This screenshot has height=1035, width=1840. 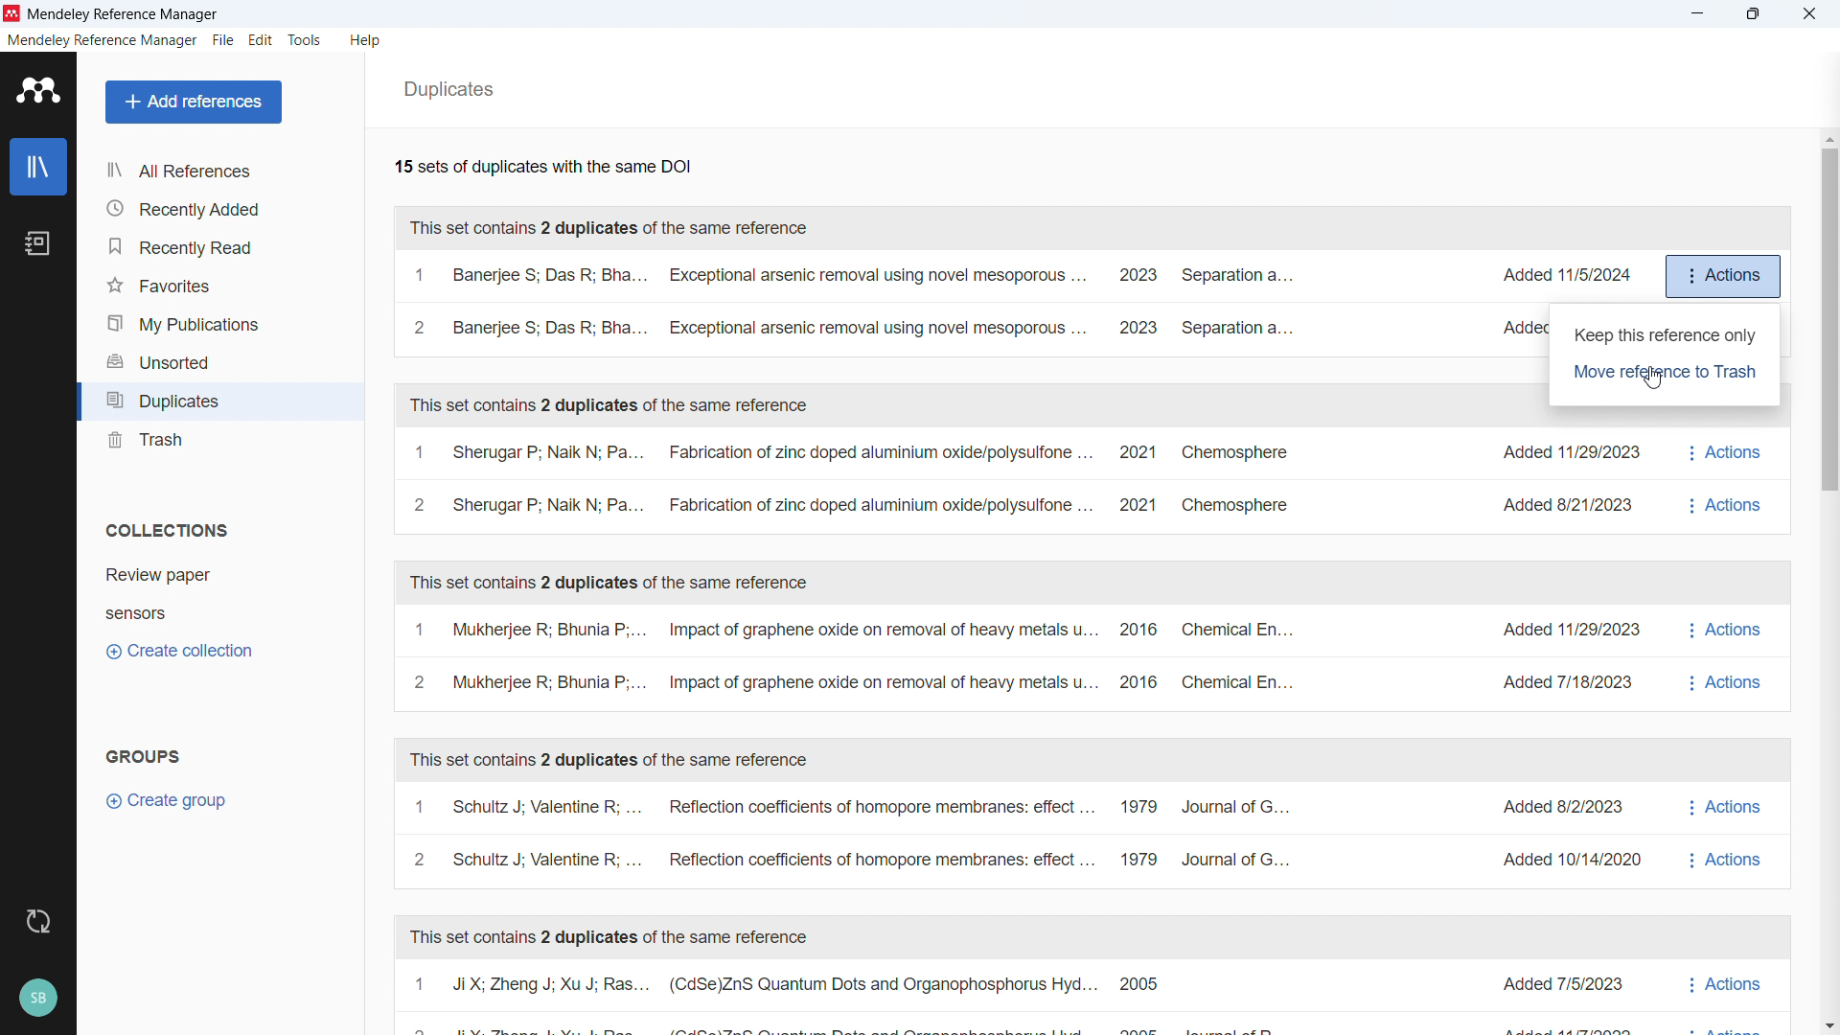 What do you see at coordinates (37, 90) in the screenshot?
I see `logo` at bounding box center [37, 90].